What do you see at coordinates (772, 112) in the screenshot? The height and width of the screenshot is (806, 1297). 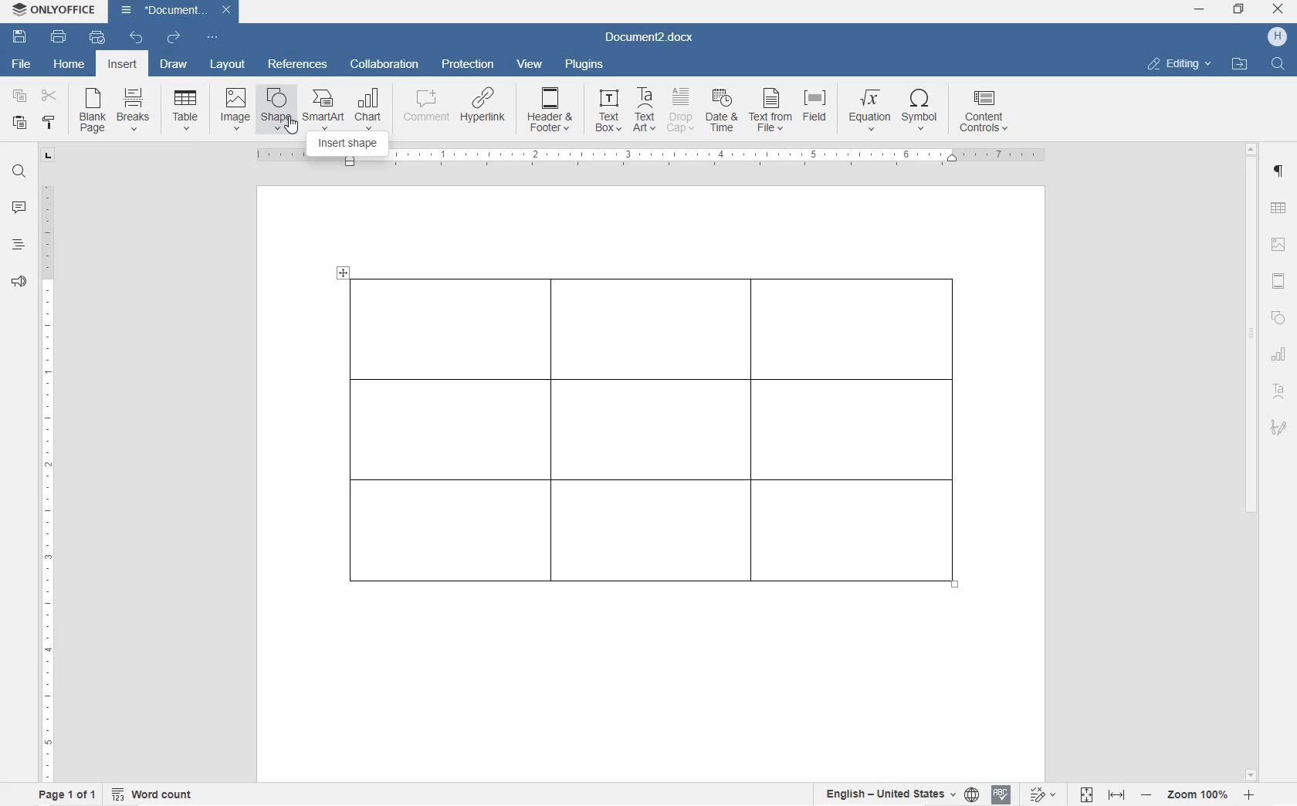 I see `TEXT FROM FILE` at bounding box center [772, 112].